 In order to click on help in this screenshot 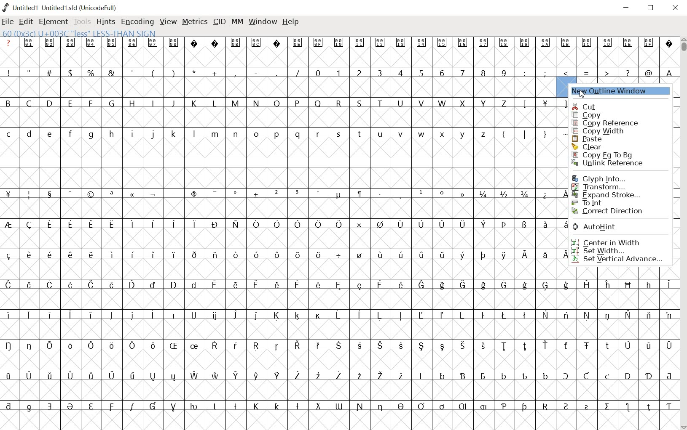, I will do `click(291, 22)`.